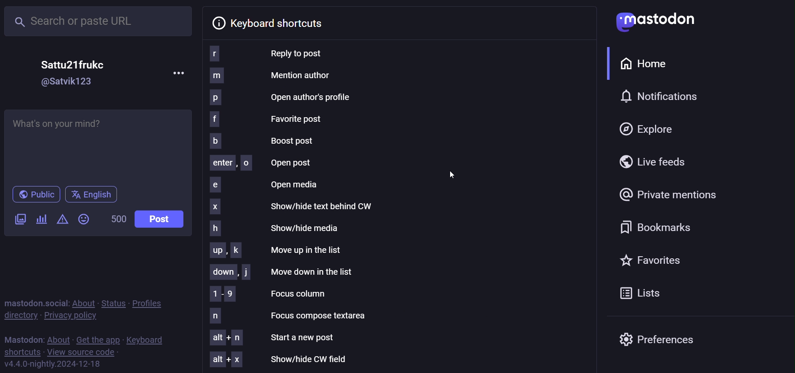 The width and height of the screenshot is (795, 373). I want to click on Sattu21frukec, so click(74, 62).